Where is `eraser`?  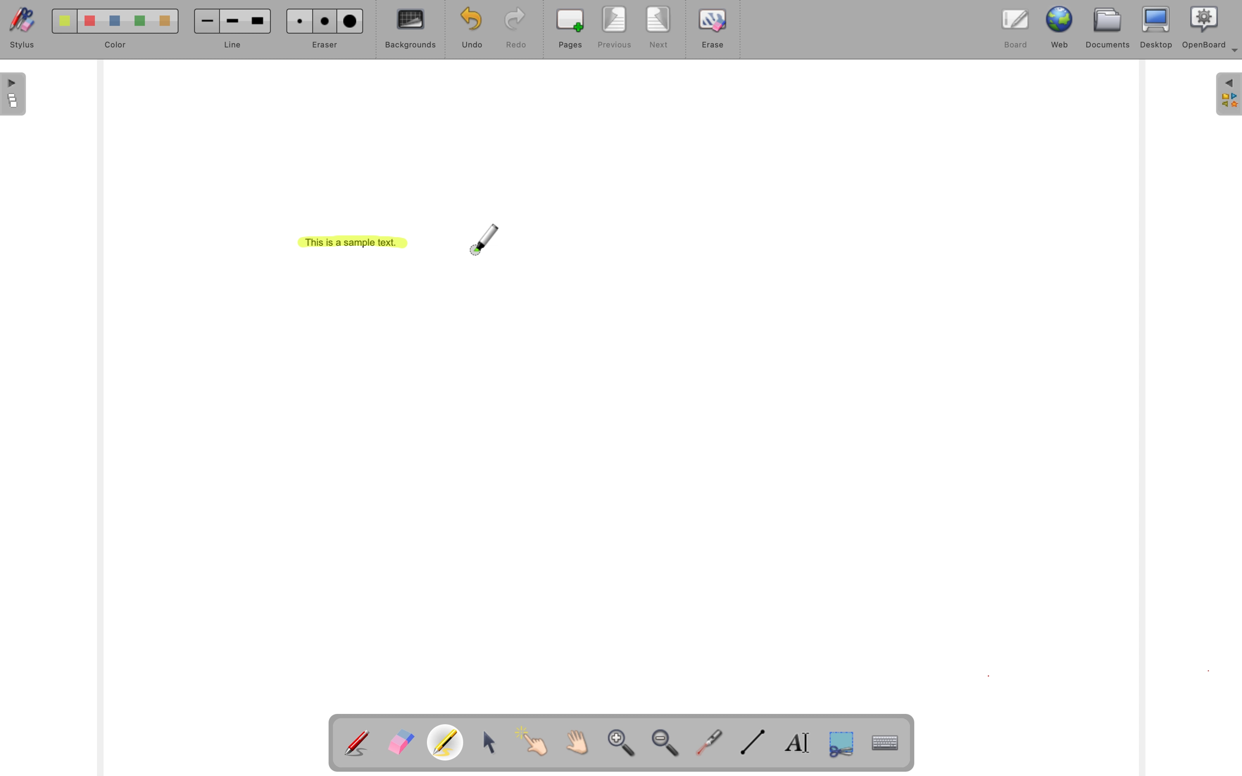
eraser is located at coordinates (326, 45).